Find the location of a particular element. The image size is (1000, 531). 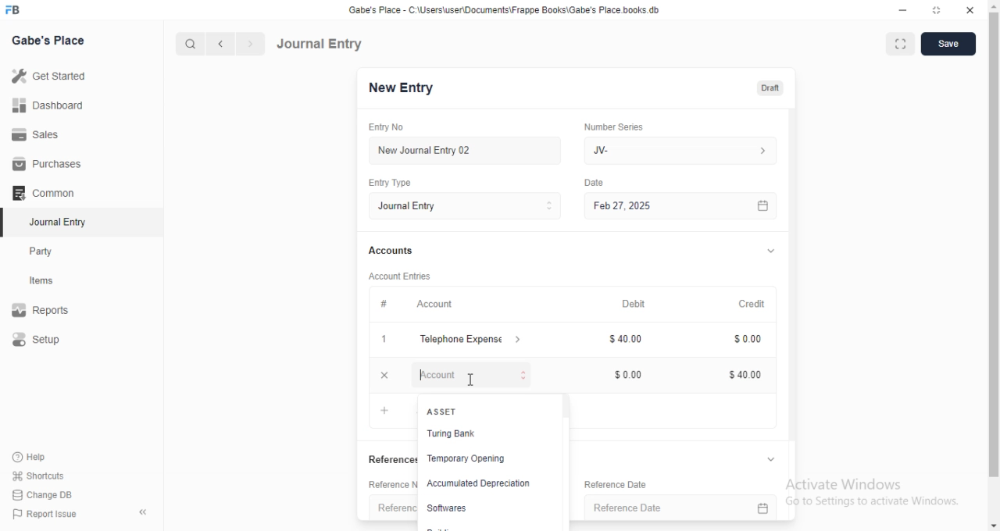

Full screen is located at coordinates (935, 10).